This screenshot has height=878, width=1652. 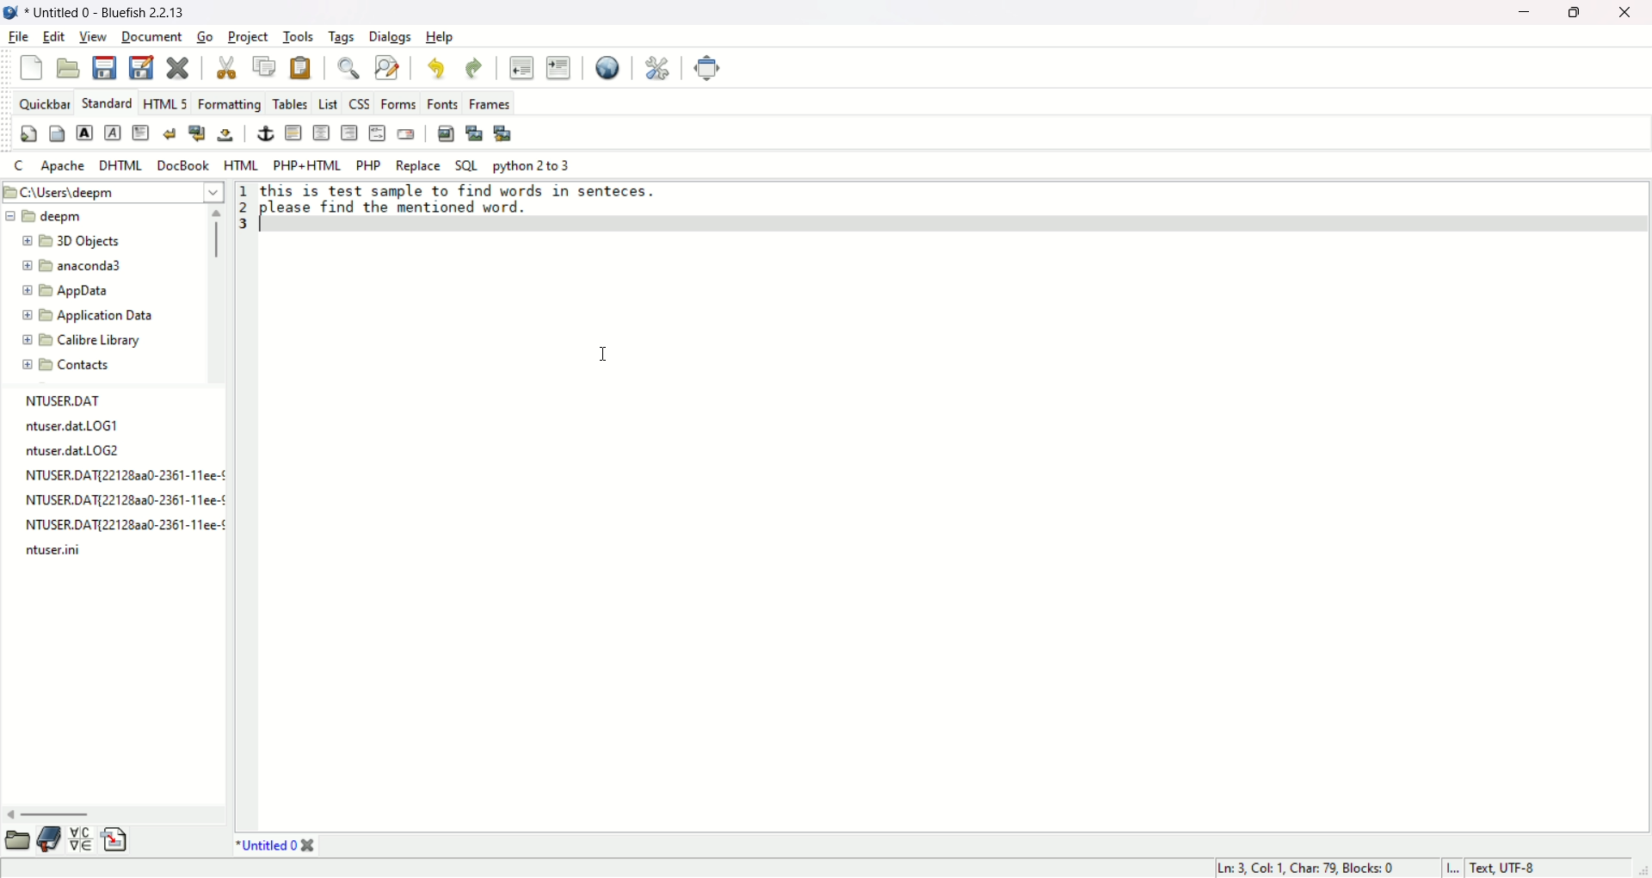 I want to click on find, so click(x=347, y=67).